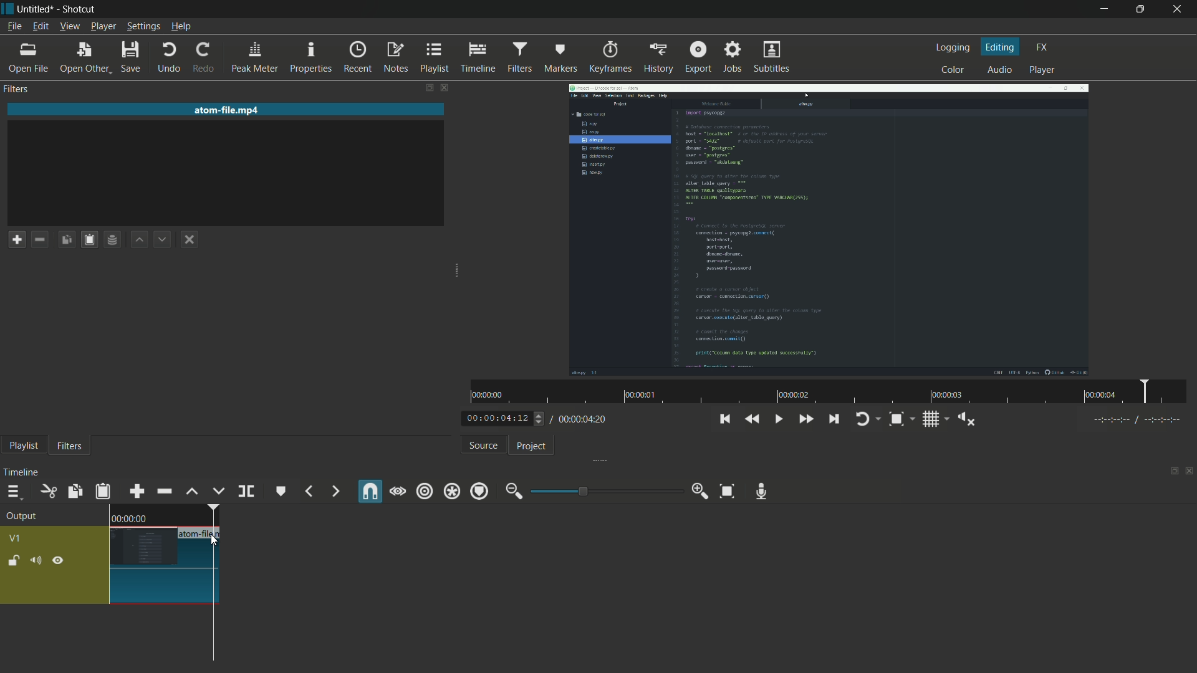 The height and width of the screenshot is (673, 1197). Describe the element at coordinates (13, 559) in the screenshot. I see `lock` at that location.